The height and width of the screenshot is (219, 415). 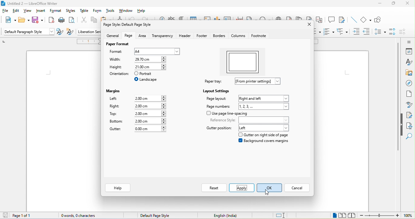 I want to click on 1,2,3, so click(x=265, y=106).